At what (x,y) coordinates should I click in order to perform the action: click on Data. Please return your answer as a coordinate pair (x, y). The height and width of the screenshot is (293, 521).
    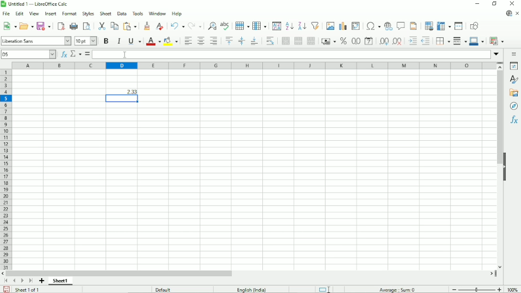
    Looking at the image, I should click on (122, 13).